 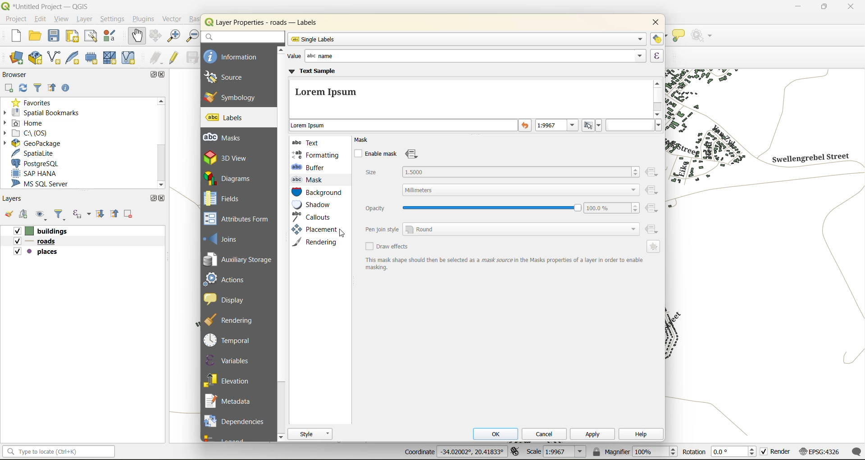 I want to click on roads layer, so click(x=39, y=242).